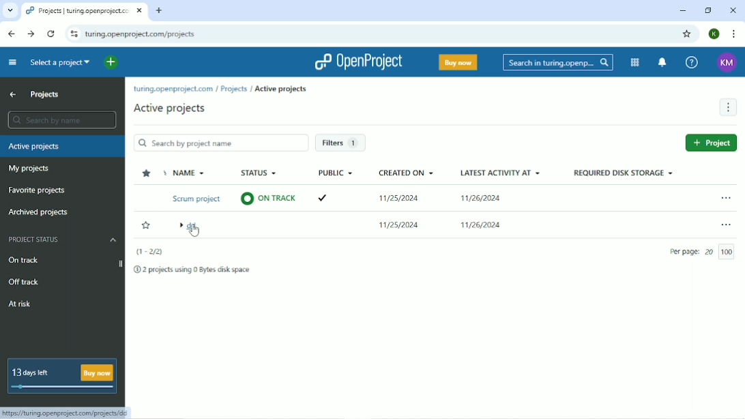  What do you see at coordinates (734, 10) in the screenshot?
I see `Close` at bounding box center [734, 10].